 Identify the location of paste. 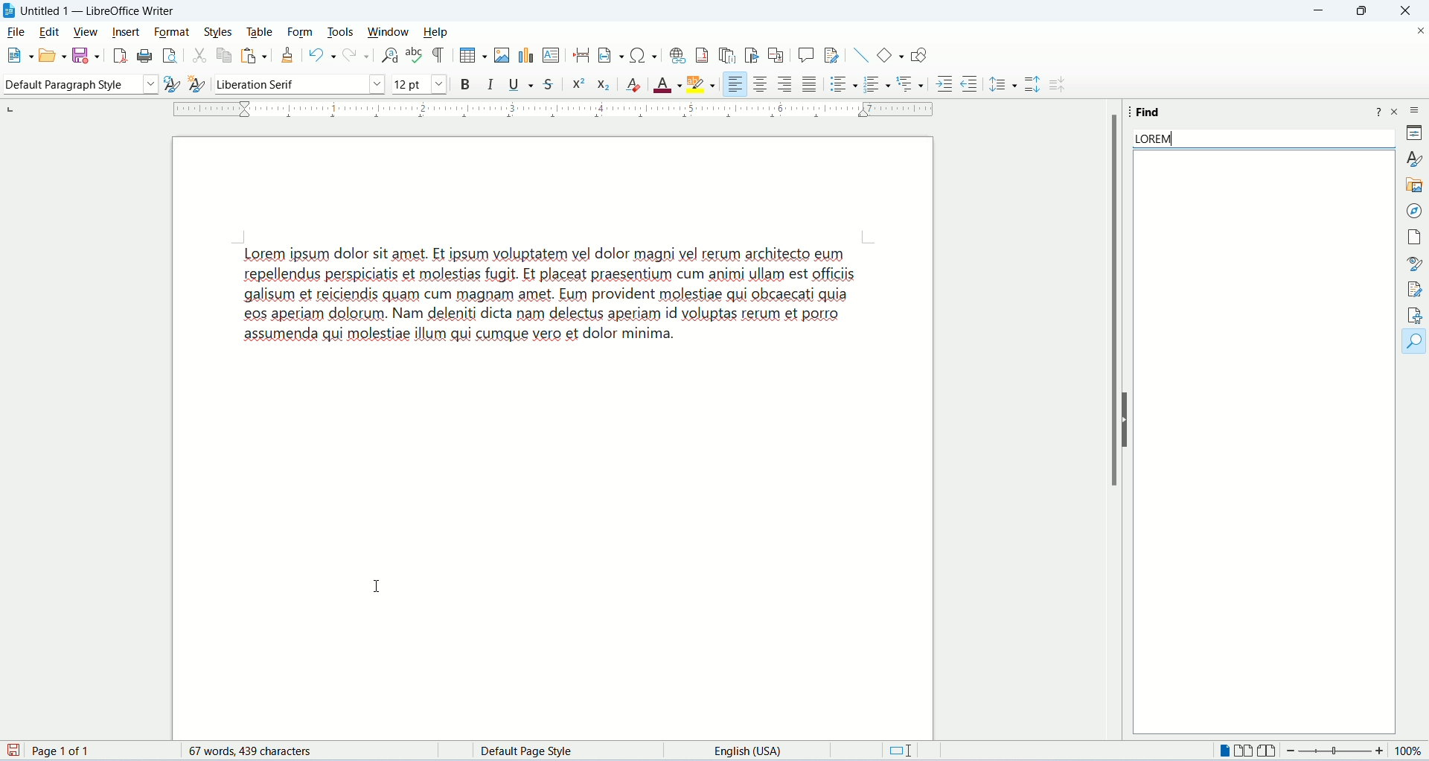
(252, 55).